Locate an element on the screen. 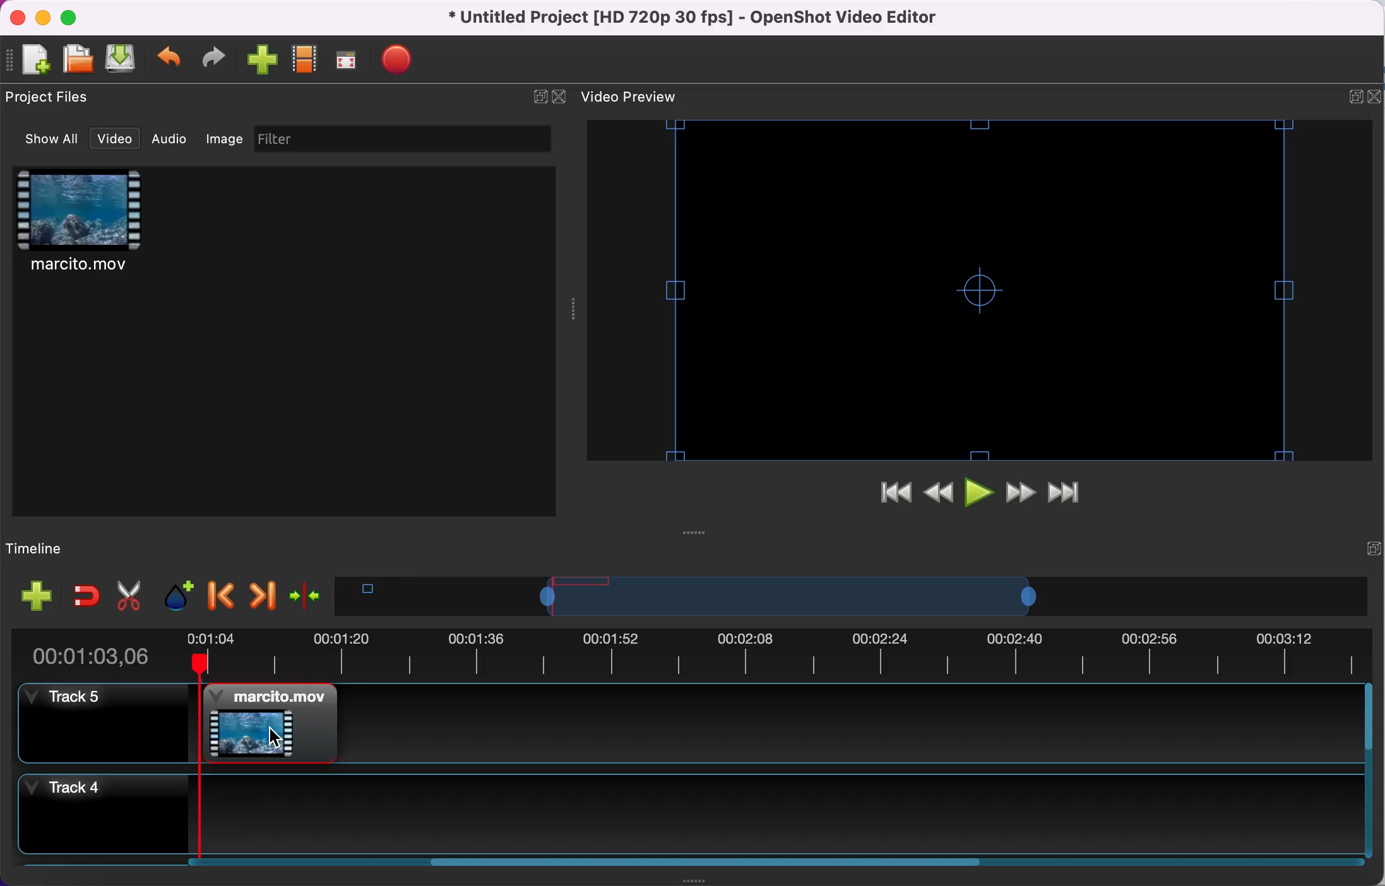 This screenshot has width=1385, height=886. import file is located at coordinates (263, 61).